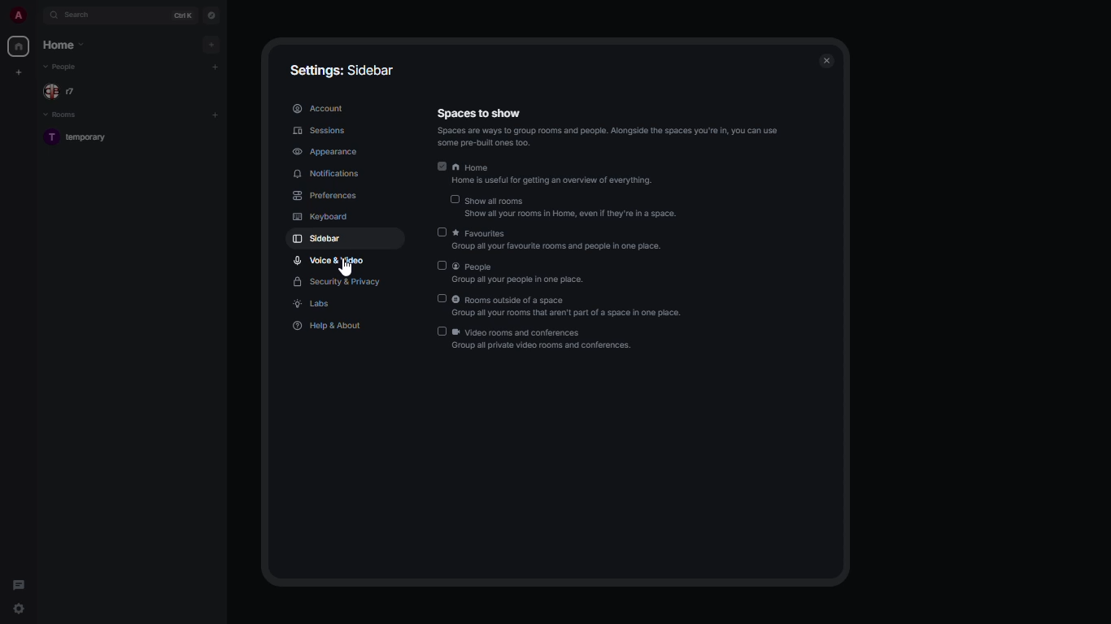  What do you see at coordinates (63, 115) in the screenshot?
I see `rooms` at bounding box center [63, 115].